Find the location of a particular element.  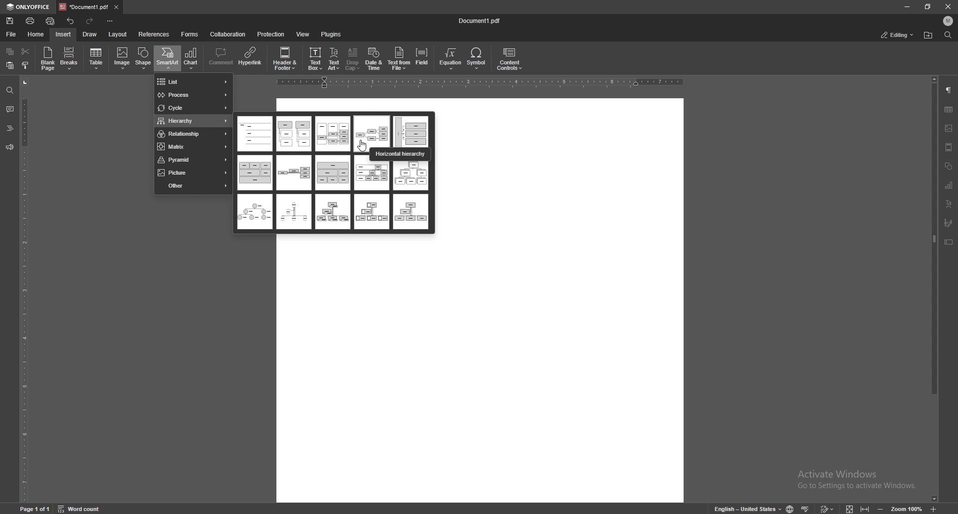

text box is located at coordinates (949, 242).